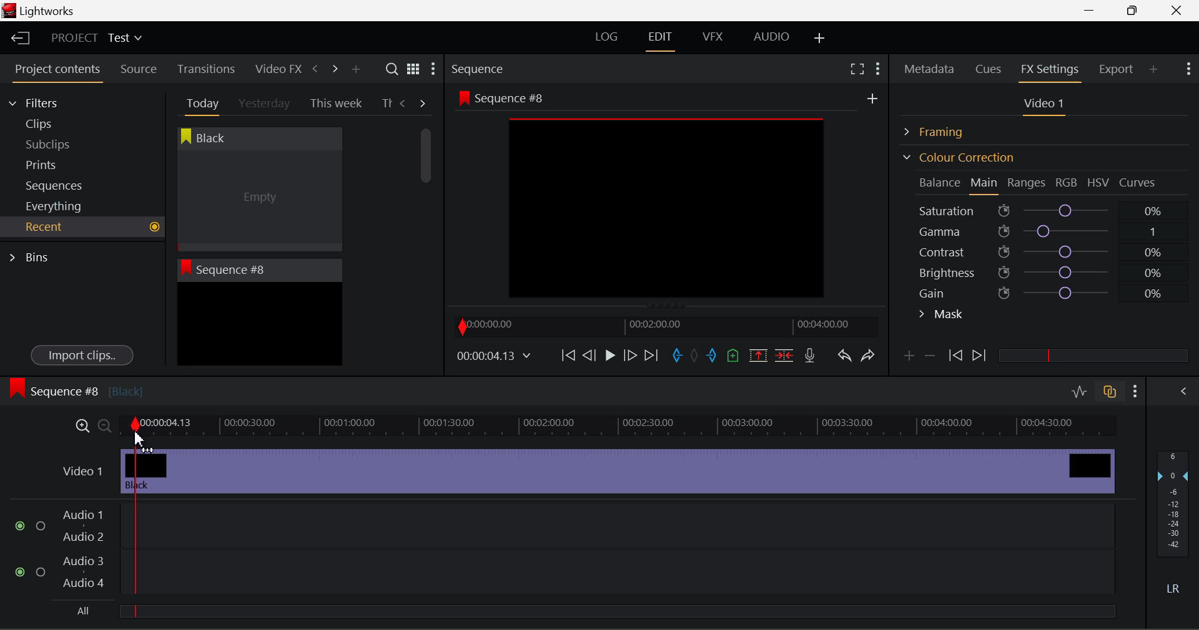  What do you see at coordinates (76, 389) in the screenshot?
I see `Sequence #8` at bounding box center [76, 389].